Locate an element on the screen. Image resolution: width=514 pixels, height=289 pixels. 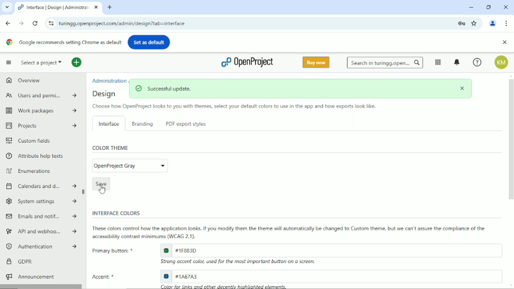
Set as default  is located at coordinates (149, 41).